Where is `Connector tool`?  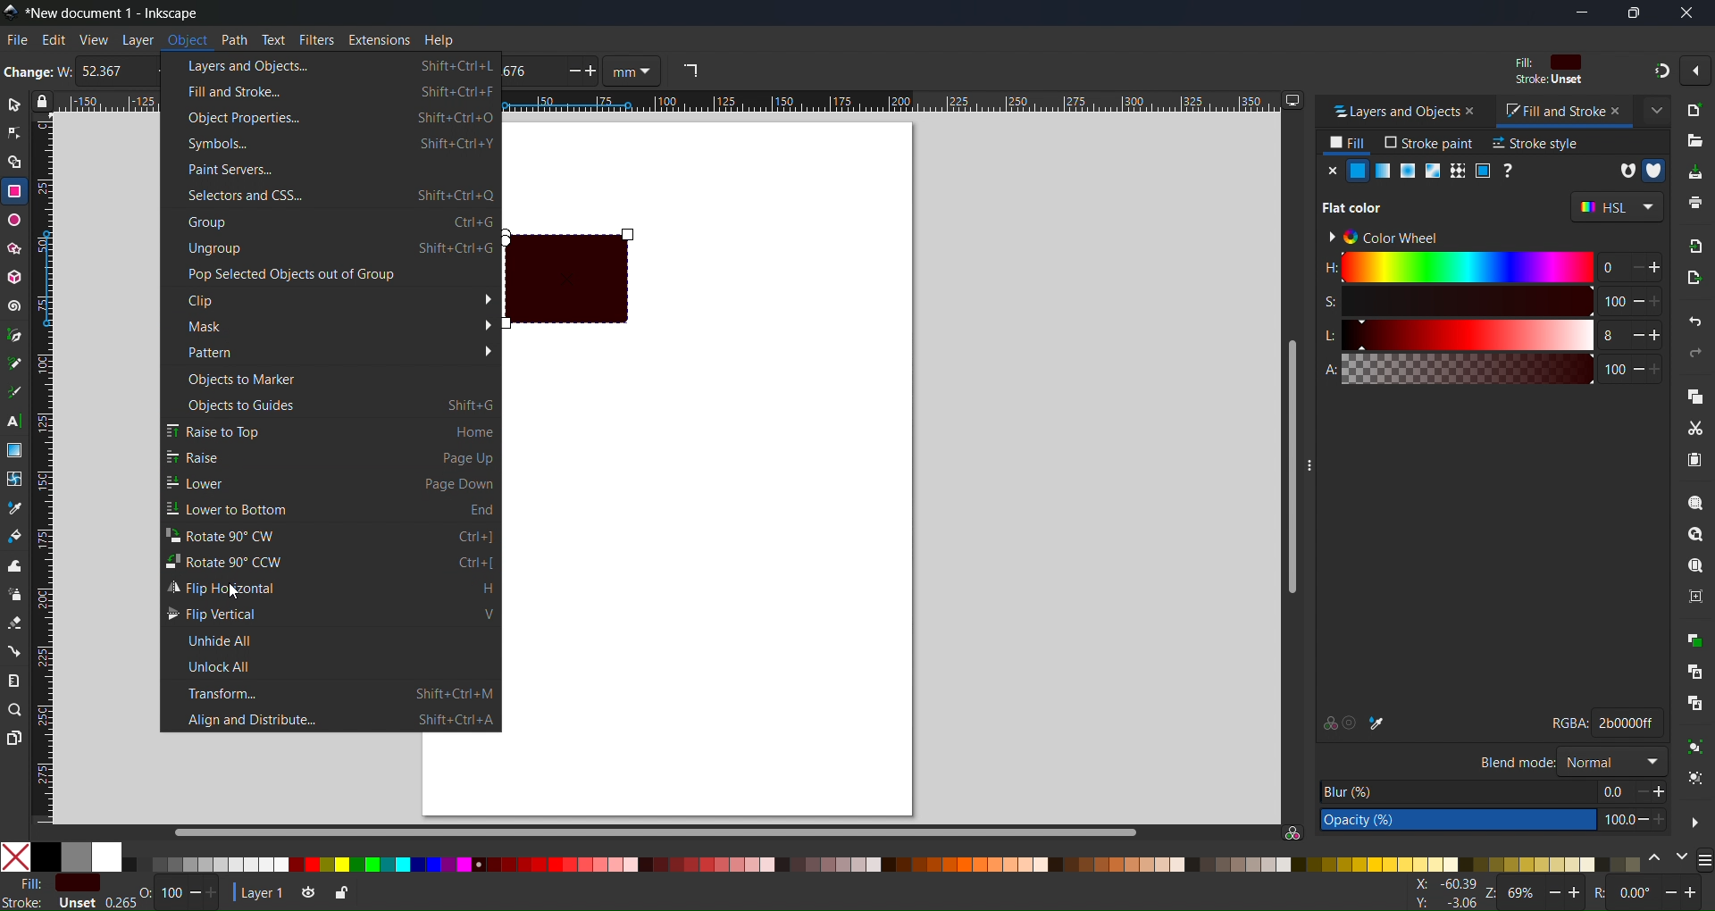
Connector tool is located at coordinates (14, 650).